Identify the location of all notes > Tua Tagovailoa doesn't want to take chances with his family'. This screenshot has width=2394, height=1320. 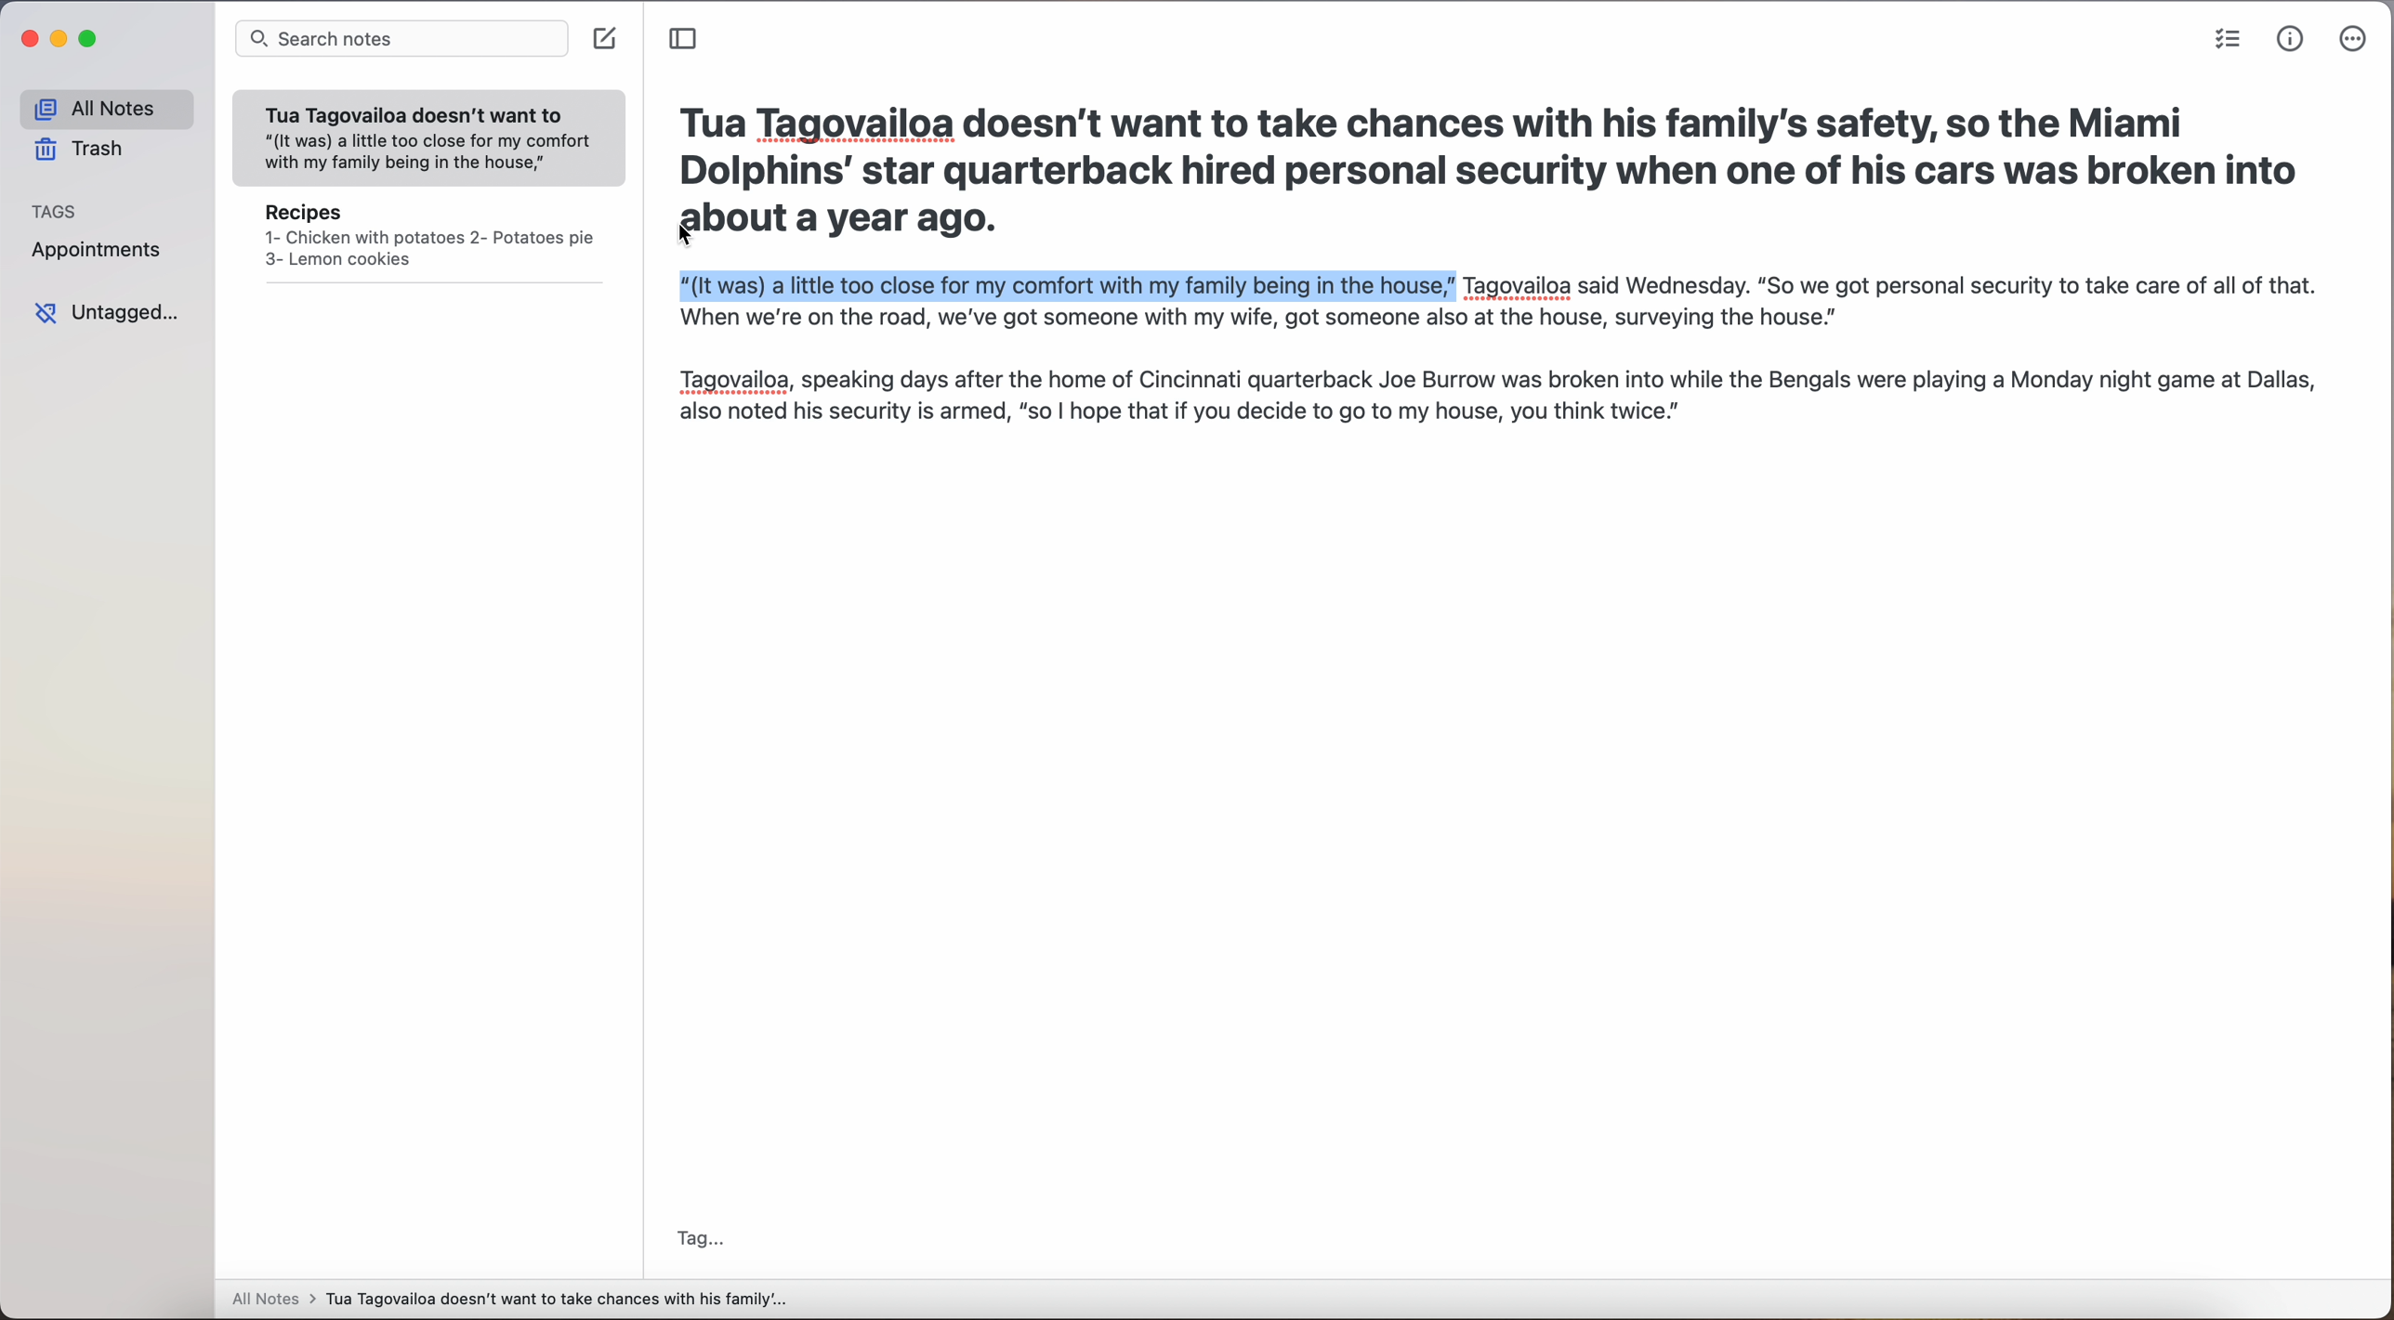
(510, 1301).